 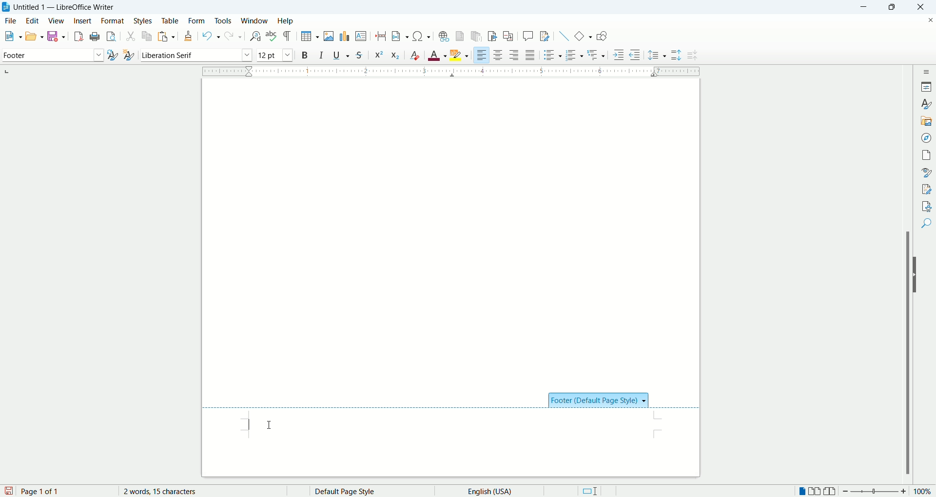 What do you see at coordinates (896, 8) in the screenshot?
I see `maximize` at bounding box center [896, 8].